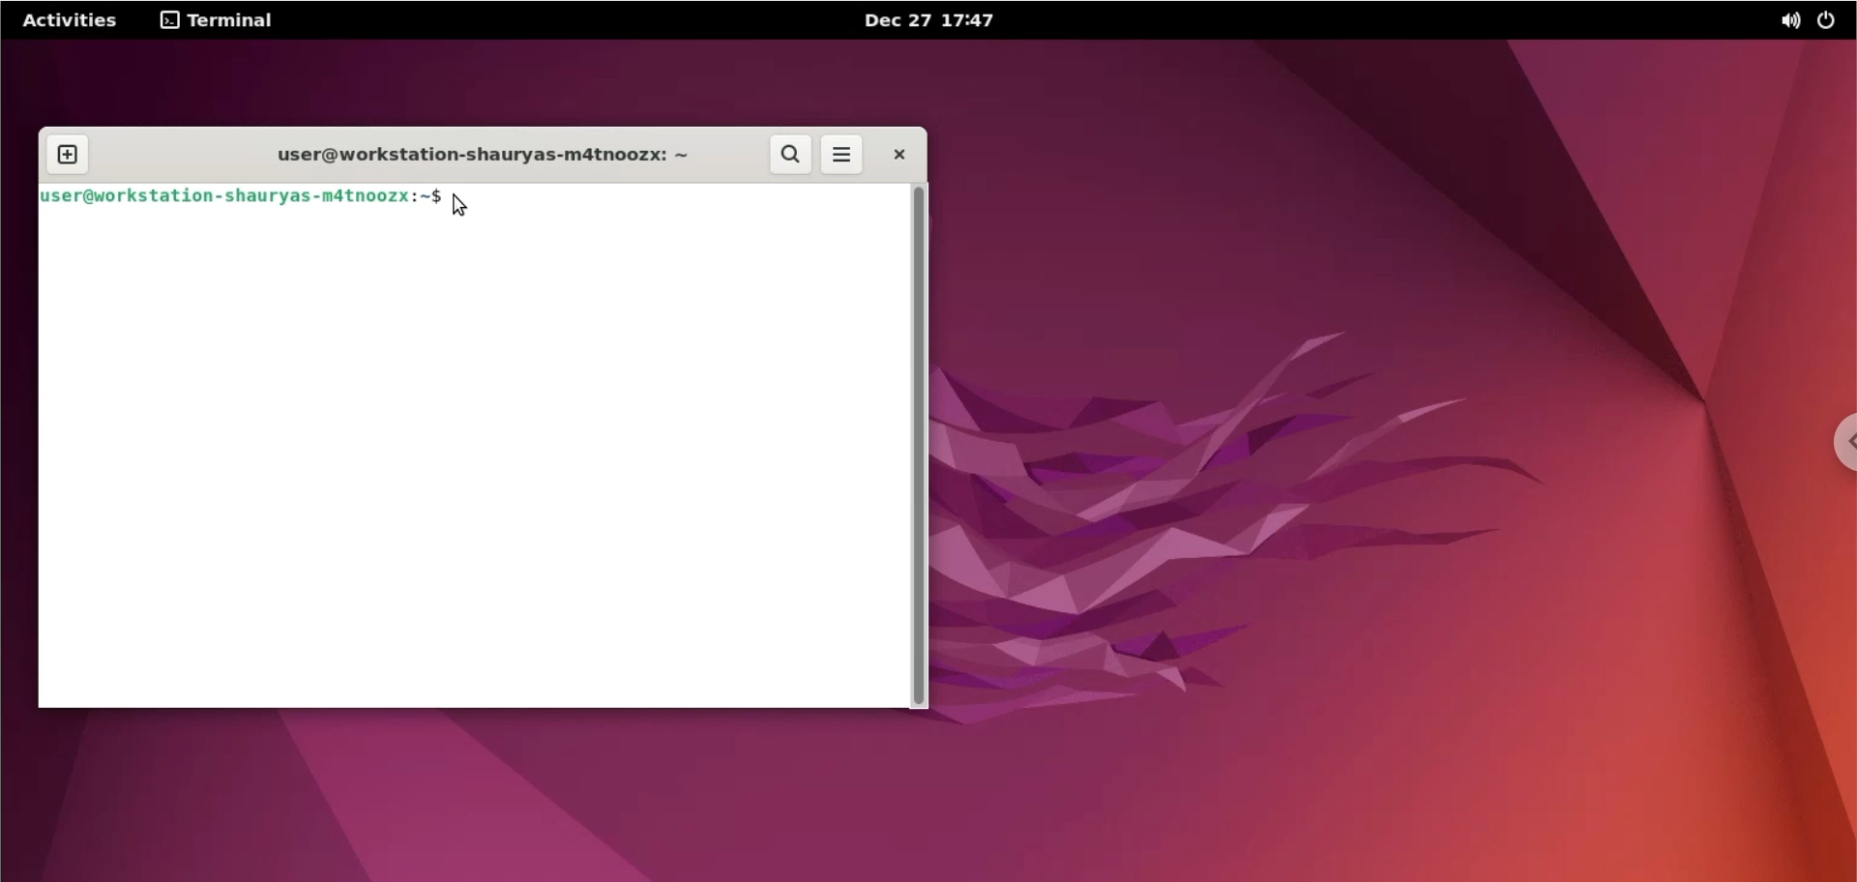 This screenshot has height=882, width=1857. Describe the element at coordinates (224, 17) in the screenshot. I see `terminal` at that location.